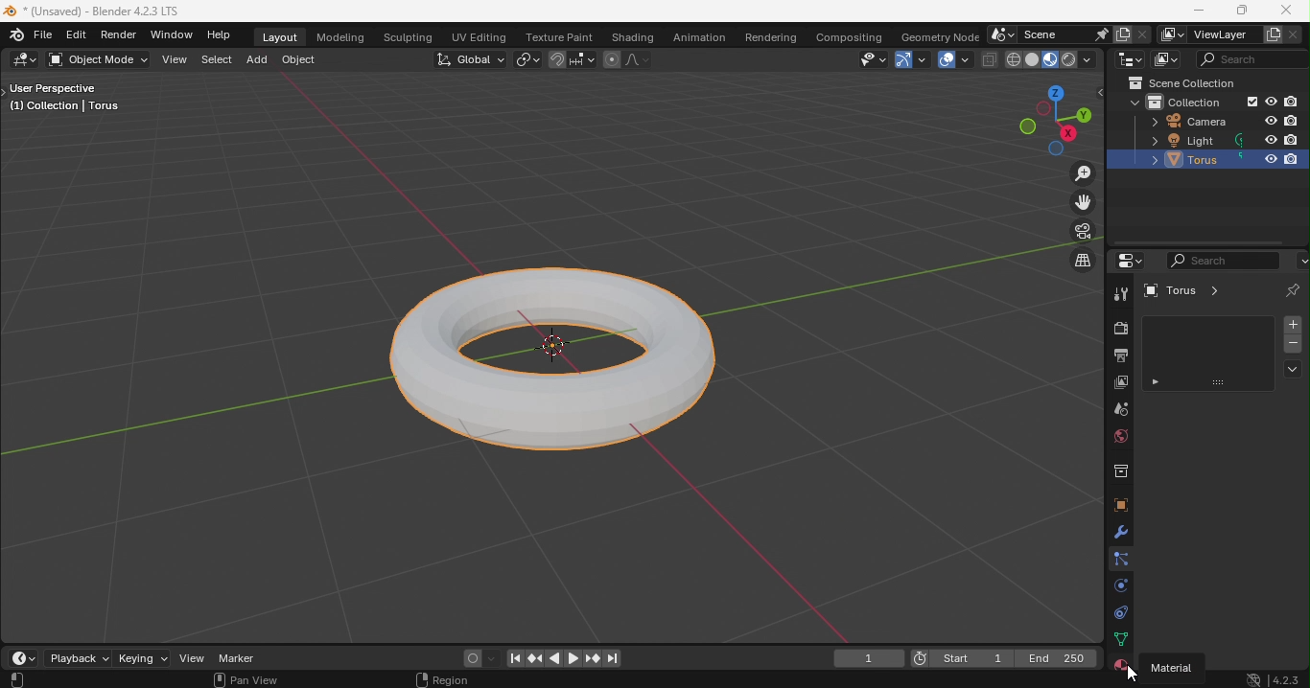  I want to click on Drag down, so click(1214, 382).